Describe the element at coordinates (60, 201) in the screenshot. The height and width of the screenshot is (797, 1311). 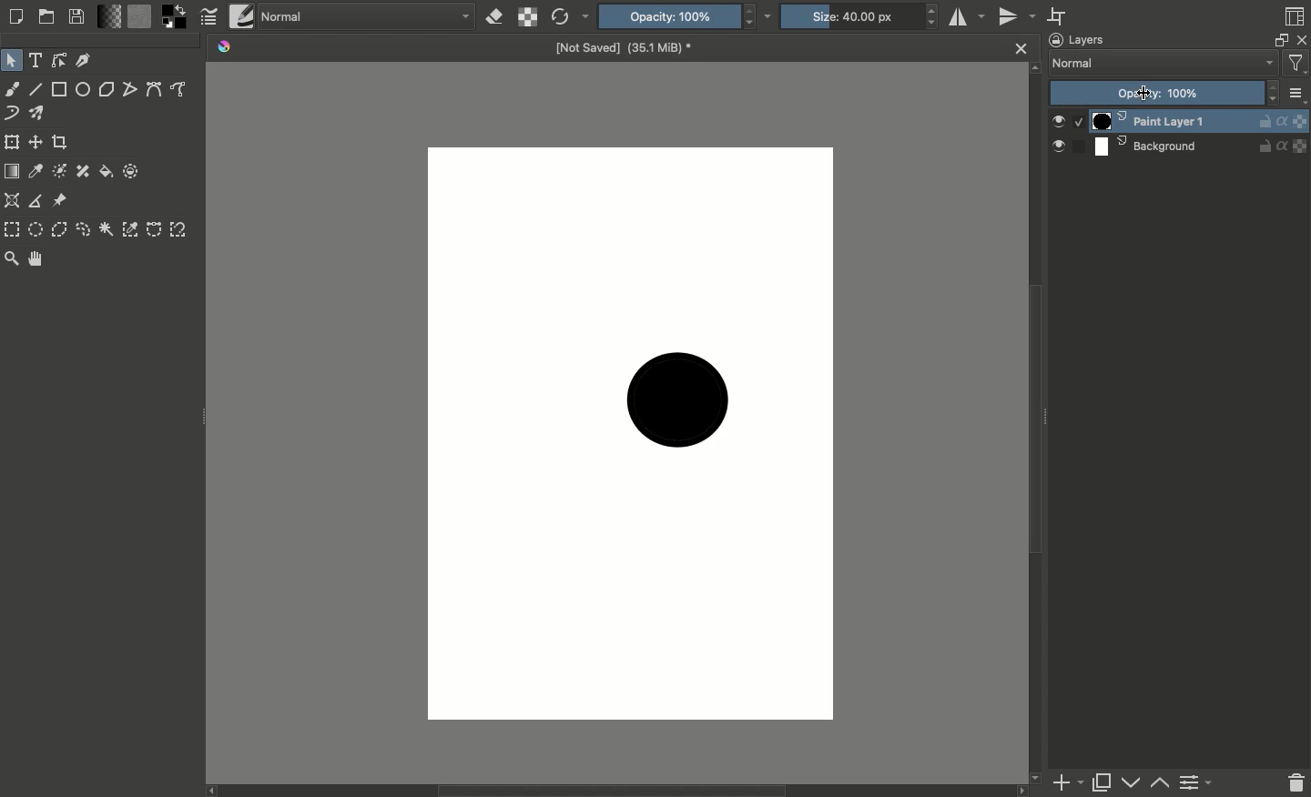
I see `Referenece image tool` at that location.